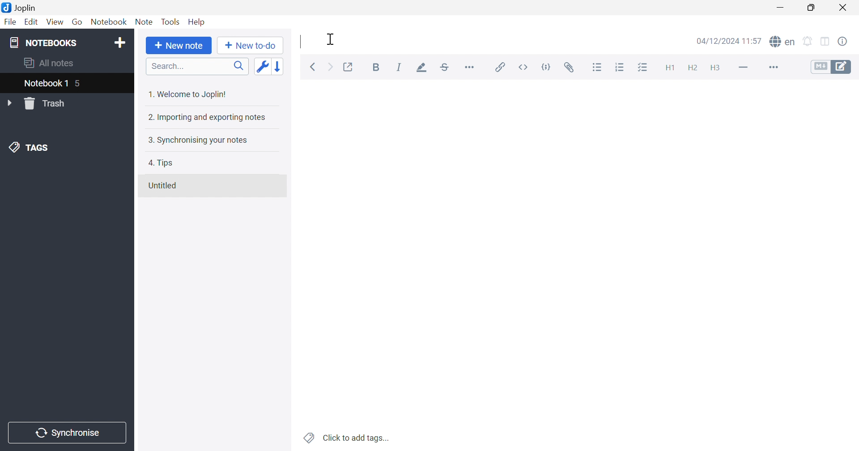  I want to click on Click to add tags..., so click(346, 438).